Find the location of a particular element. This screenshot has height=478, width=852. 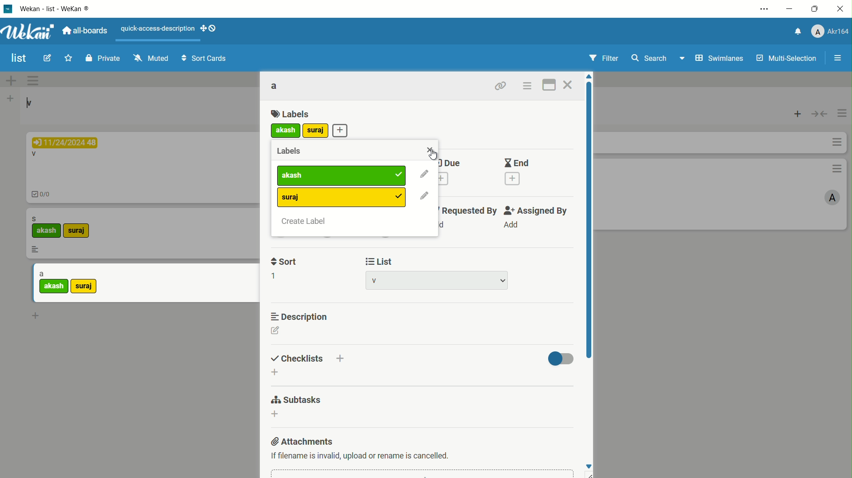

edit is located at coordinates (426, 173).